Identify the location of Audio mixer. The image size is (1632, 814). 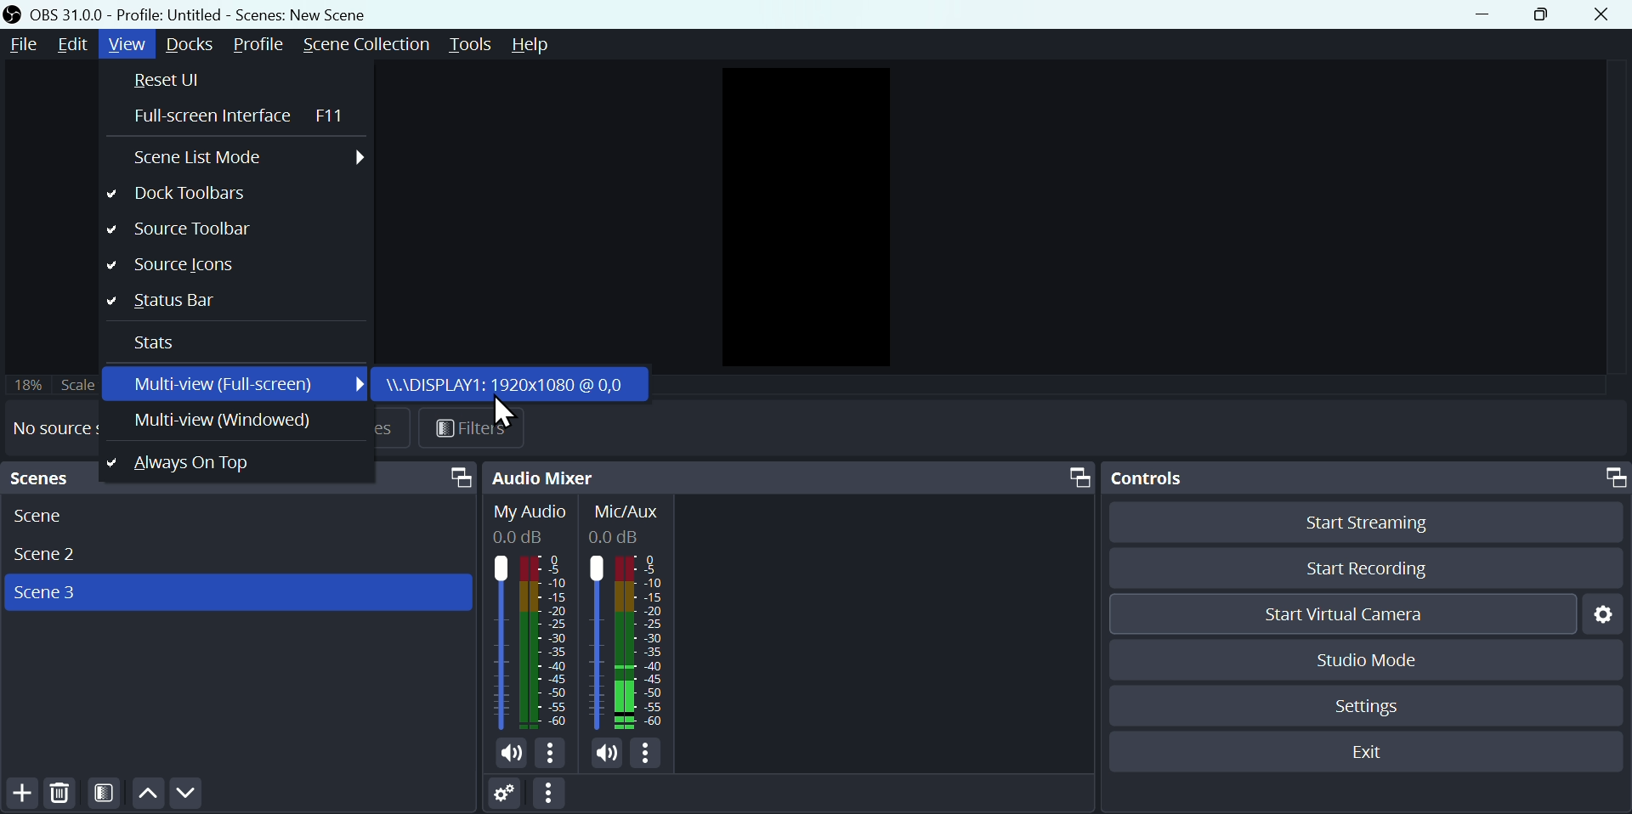
(790, 478).